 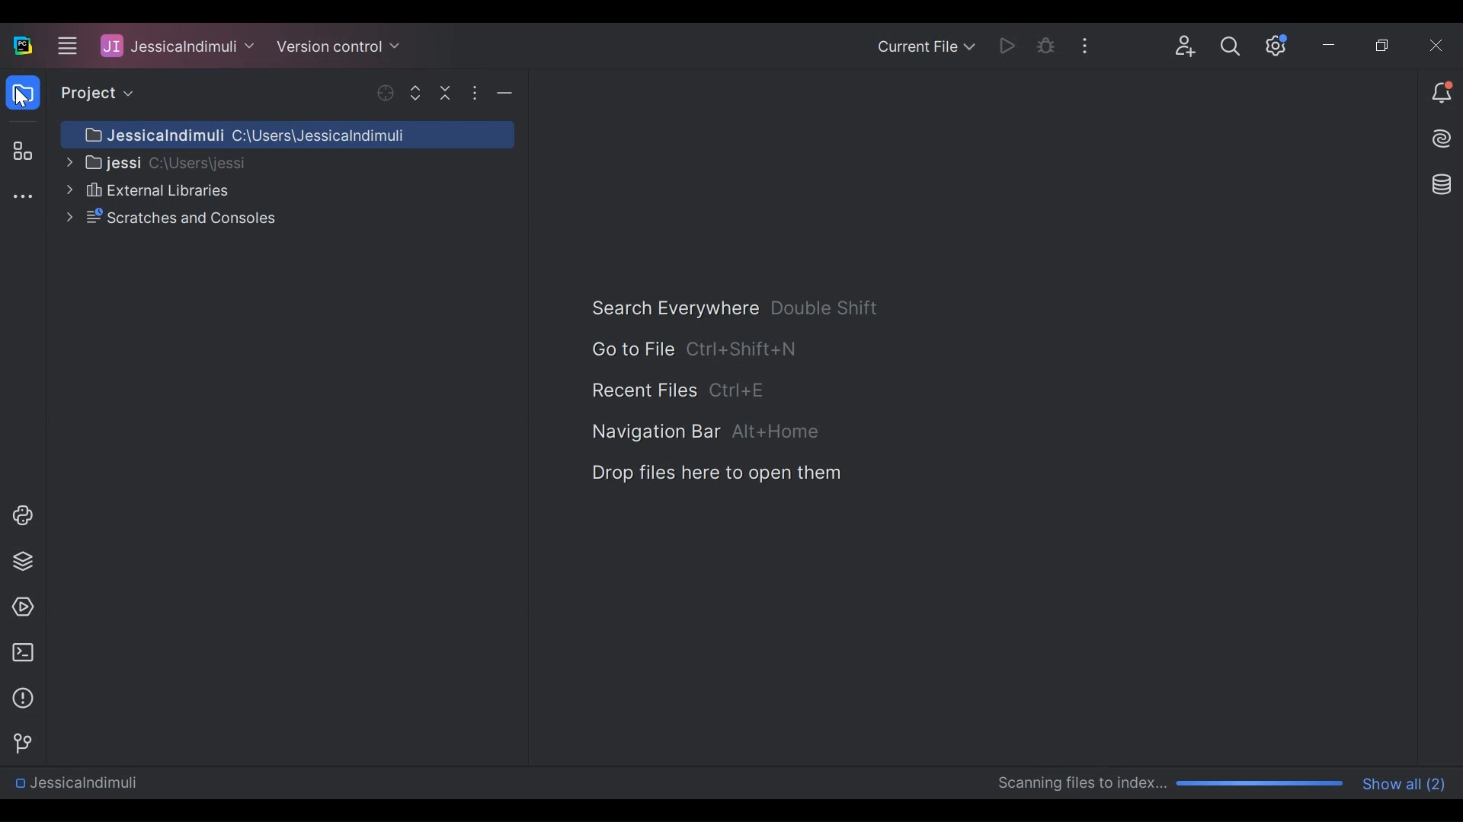 What do you see at coordinates (338, 47) in the screenshot?
I see `Version Control` at bounding box center [338, 47].